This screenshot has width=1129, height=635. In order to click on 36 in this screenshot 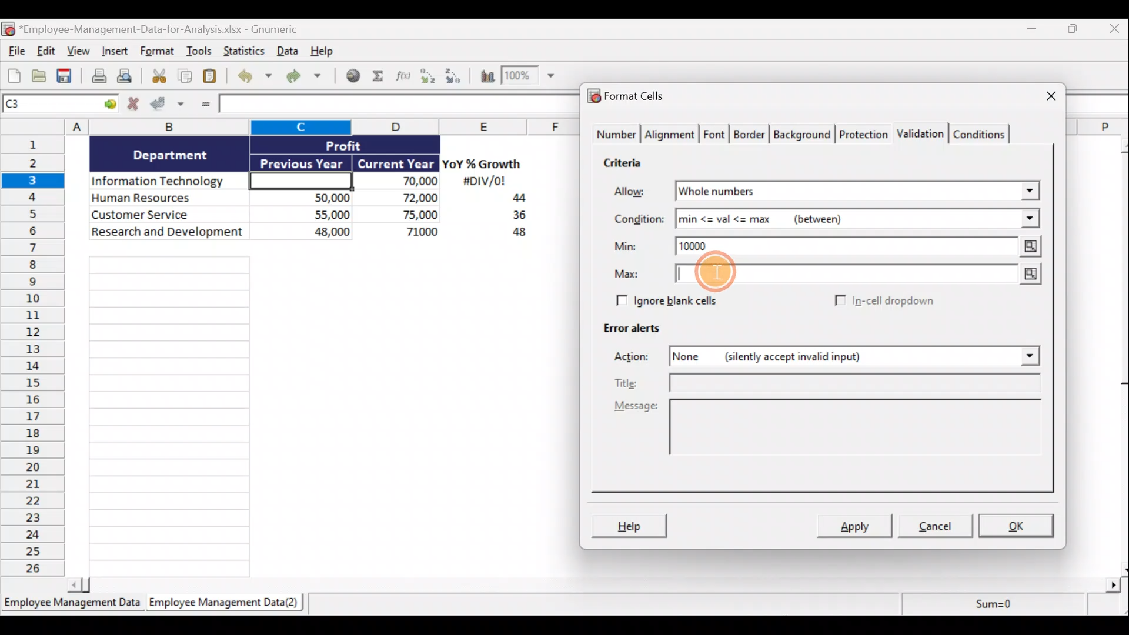, I will do `click(515, 217)`.